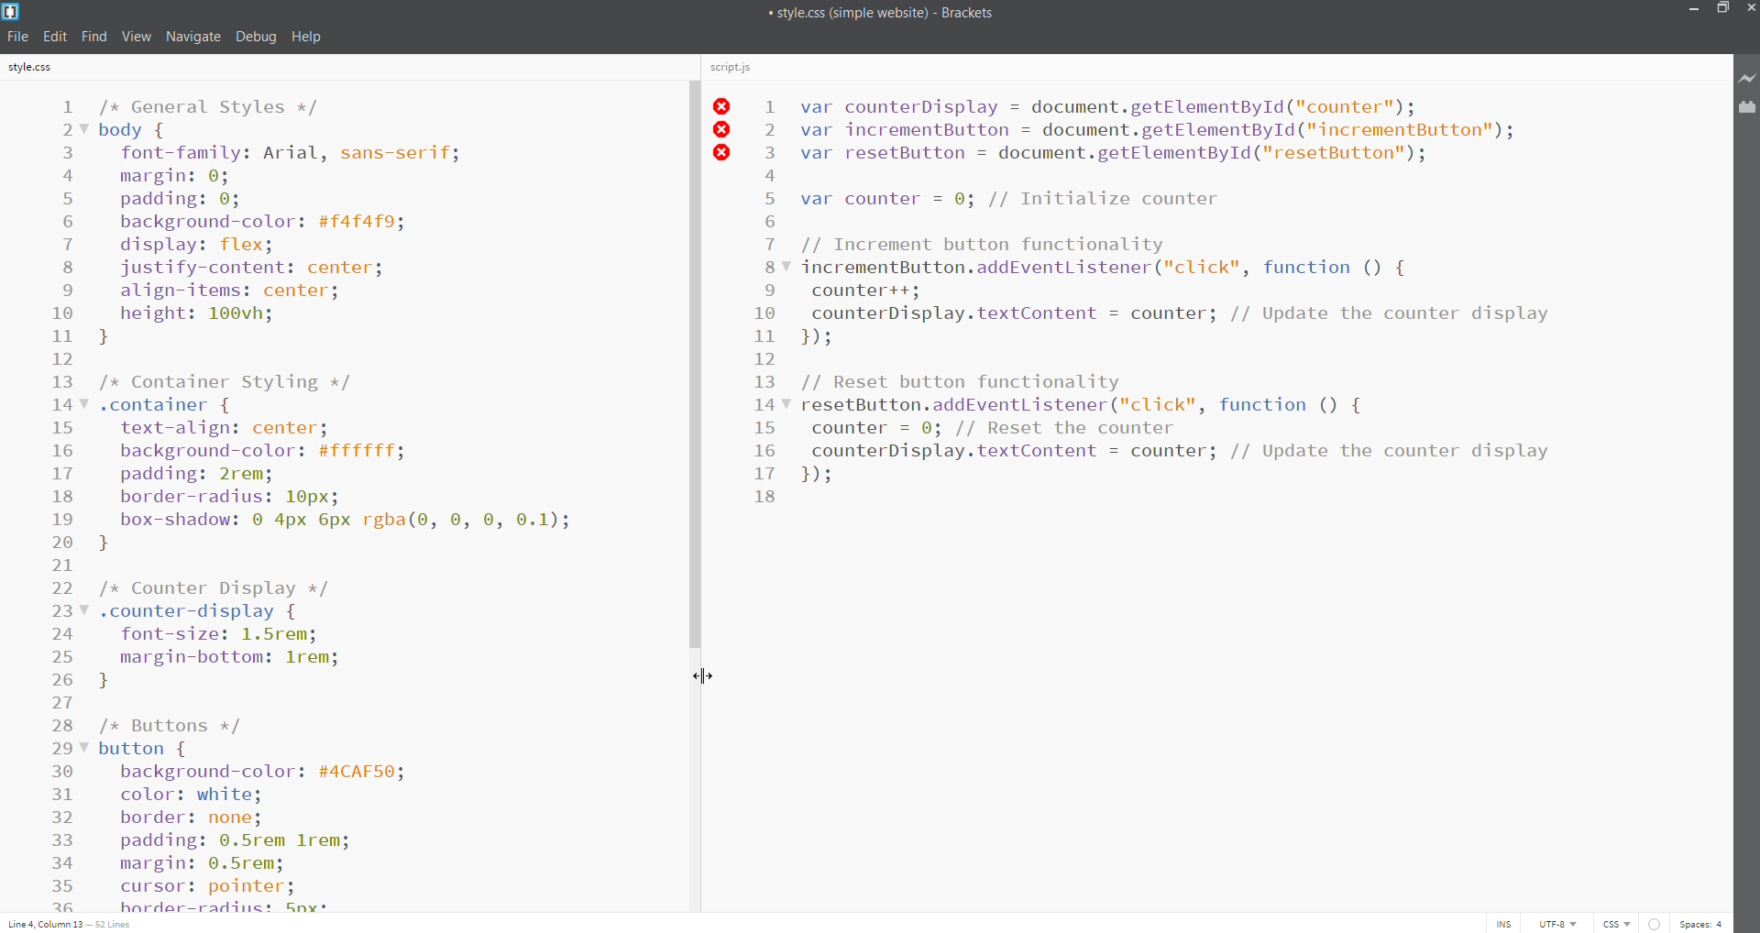 This screenshot has width=1760, height=933. I want to click on line error status, so click(728, 129).